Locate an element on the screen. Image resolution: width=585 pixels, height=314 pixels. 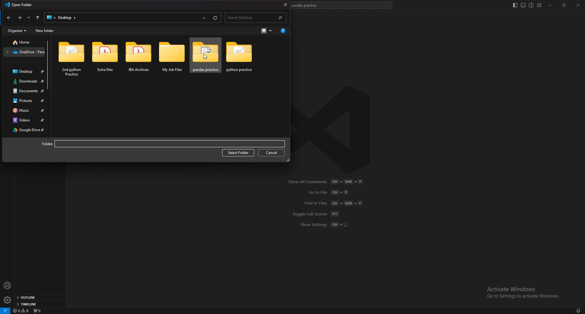
upto locations is located at coordinates (38, 17).